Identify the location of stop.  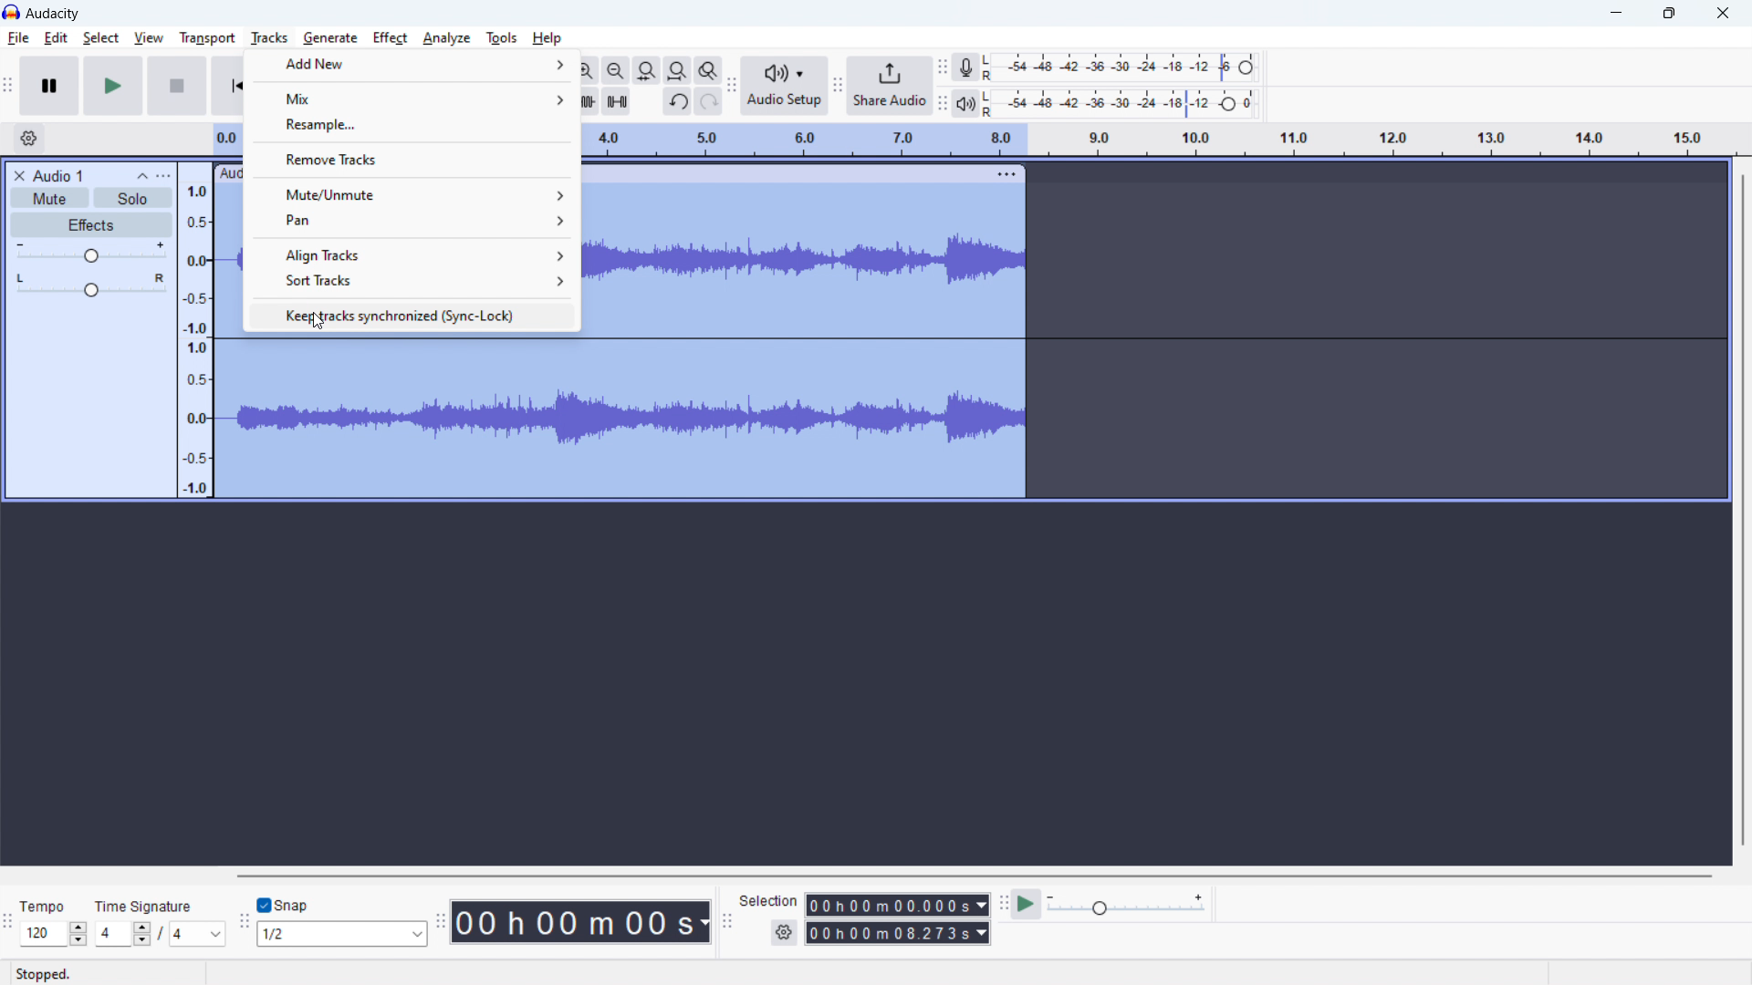
(178, 85).